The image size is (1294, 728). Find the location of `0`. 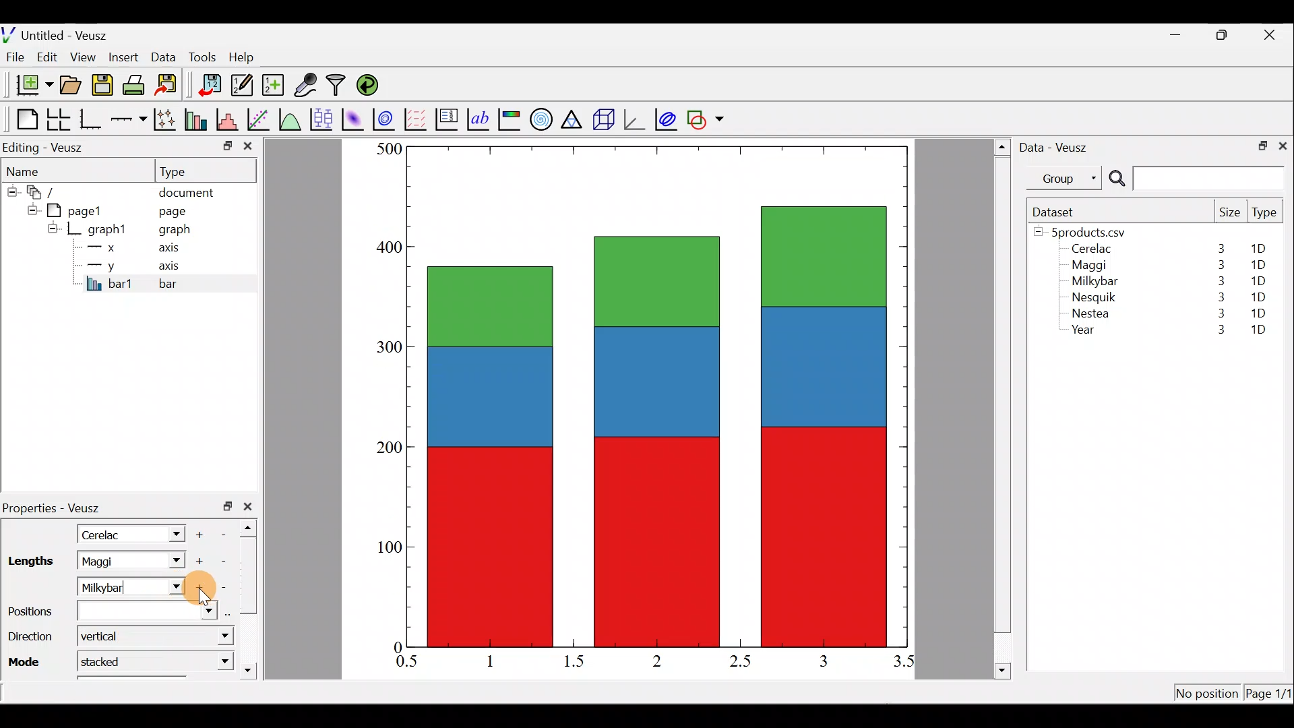

0 is located at coordinates (396, 646).